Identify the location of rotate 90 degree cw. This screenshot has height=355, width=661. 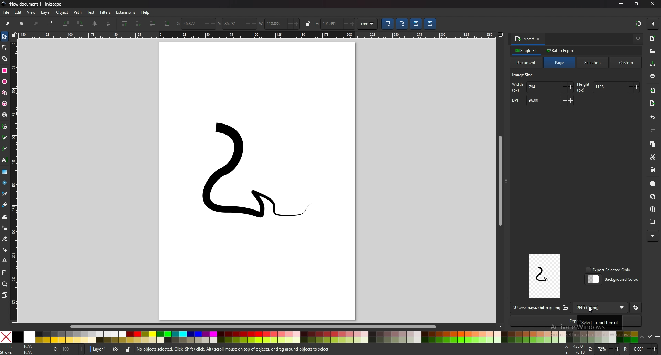
(81, 24).